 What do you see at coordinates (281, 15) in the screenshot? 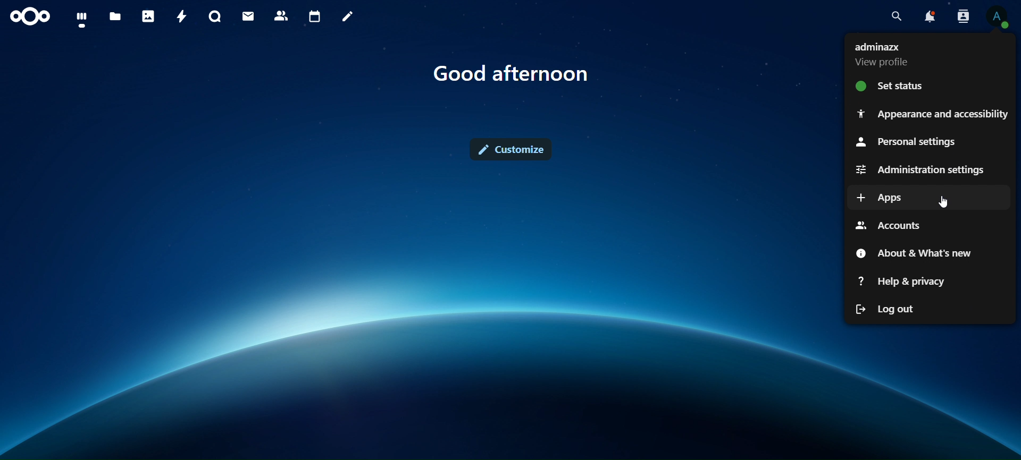
I see `contact` at bounding box center [281, 15].